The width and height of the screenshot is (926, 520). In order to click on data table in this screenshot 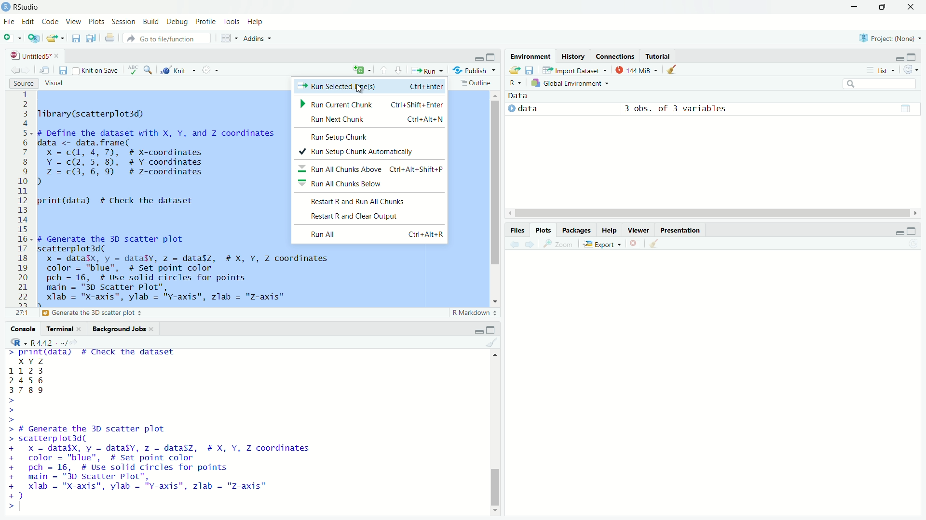, I will do `click(909, 107)`.